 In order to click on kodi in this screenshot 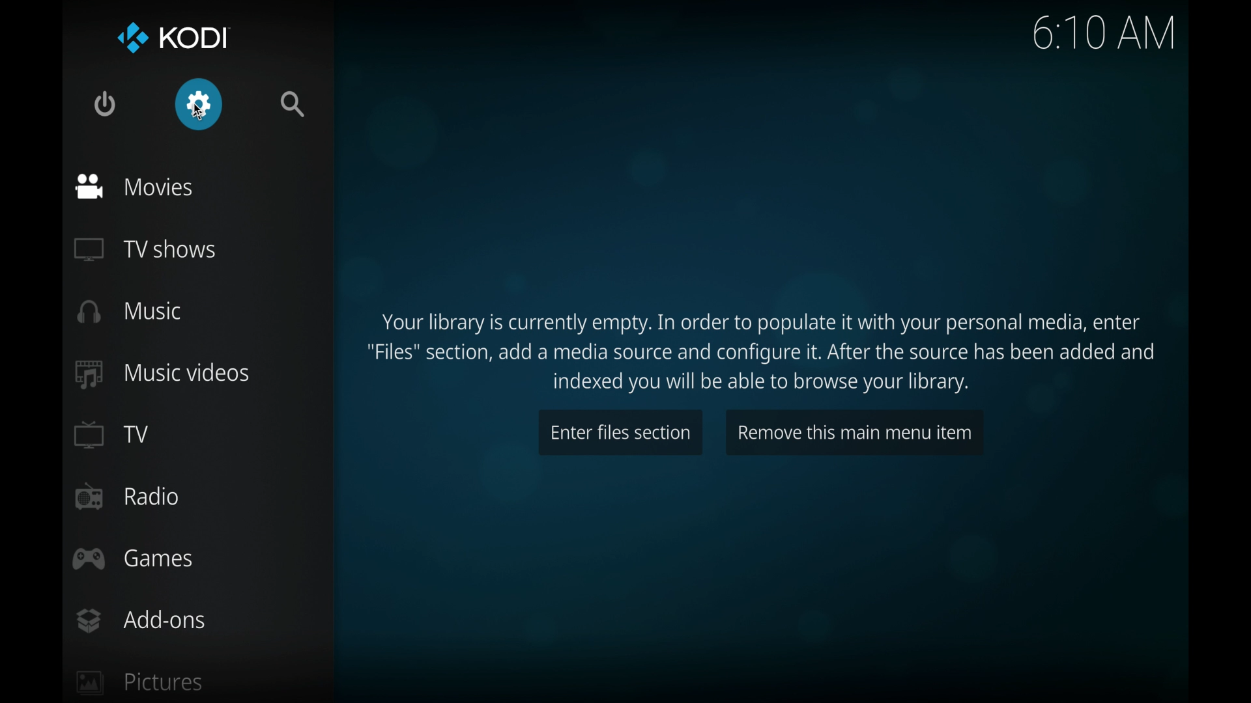, I will do `click(173, 37)`.